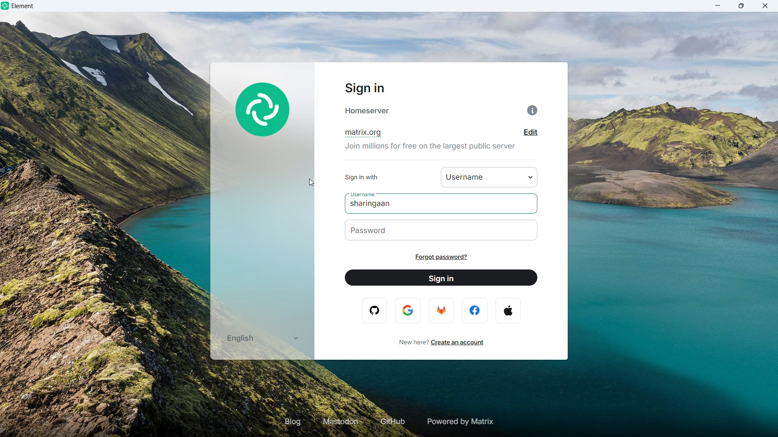 The height and width of the screenshot is (437, 778). What do you see at coordinates (440, 310) in the screenshot?
I see `firefox` at bounding box center [440, 310].